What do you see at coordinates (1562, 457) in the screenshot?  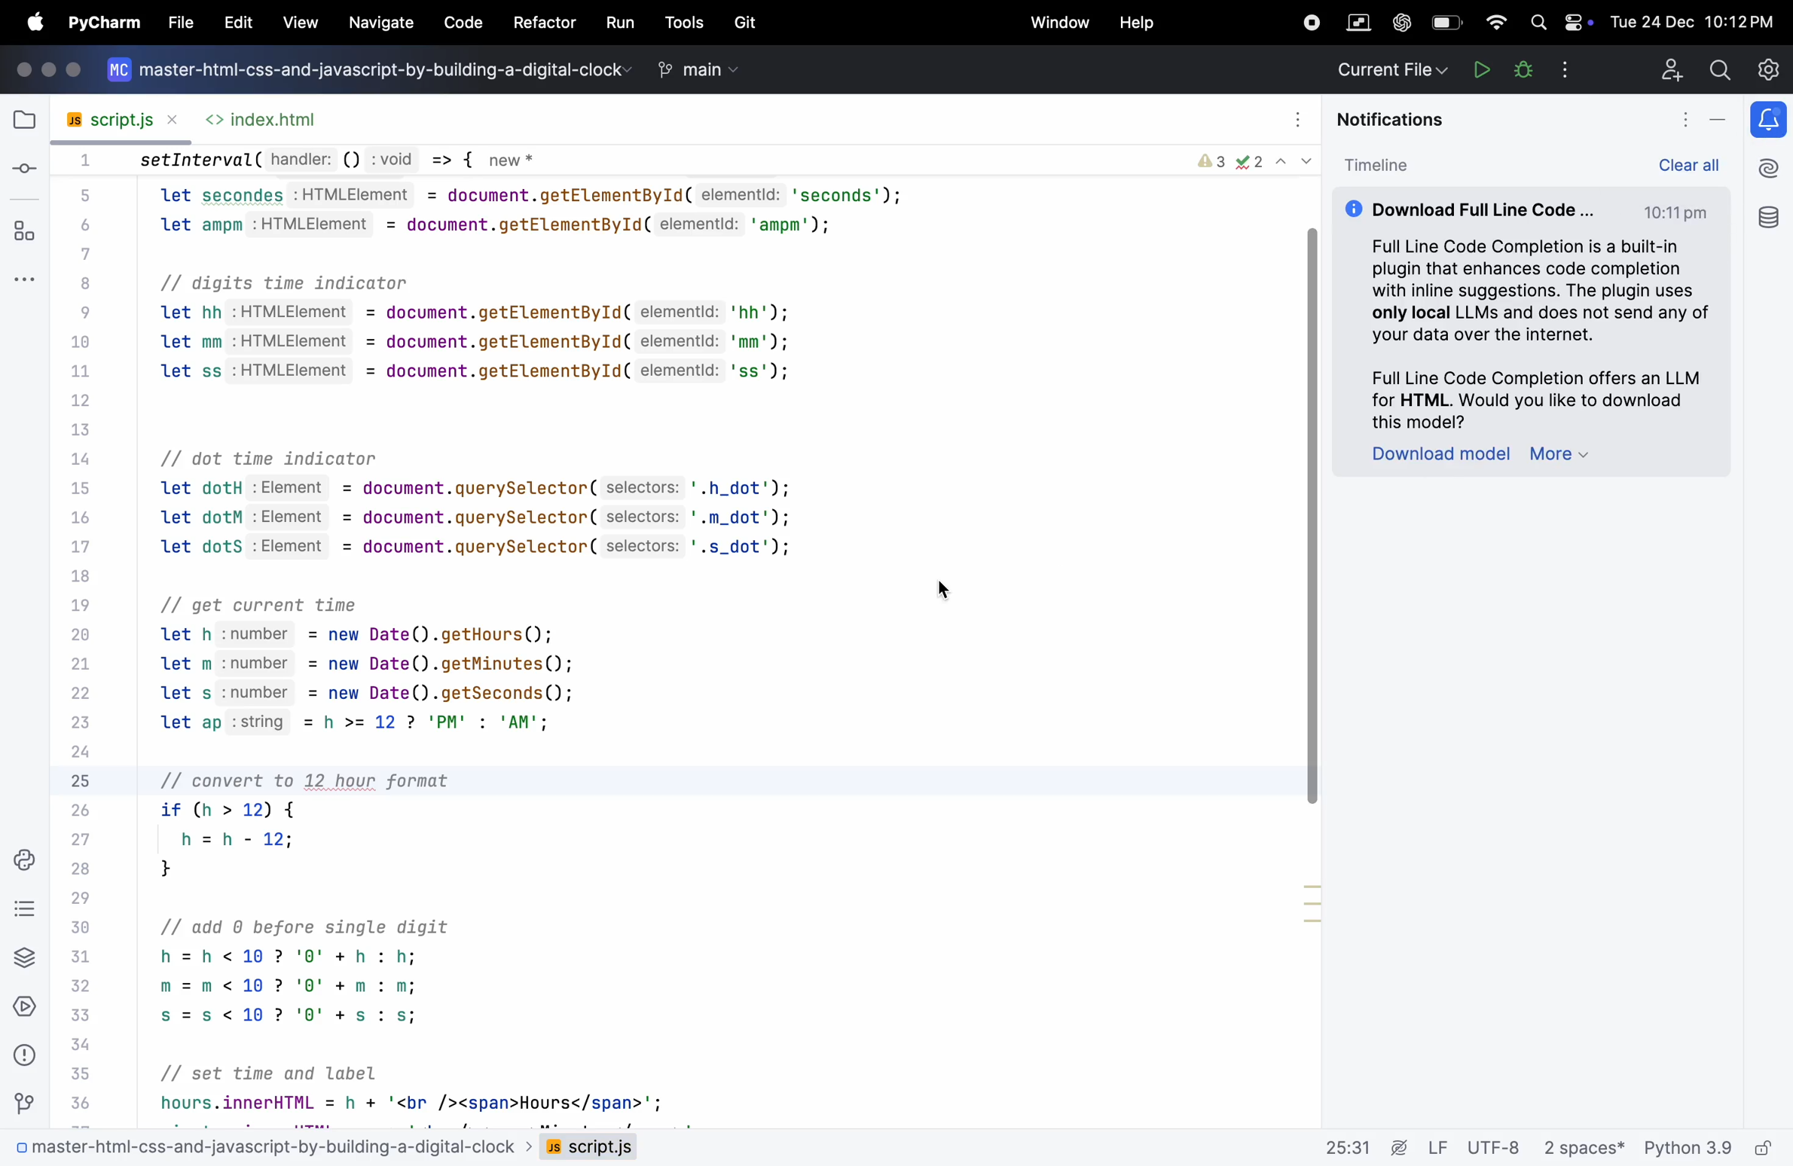 I see `more` at bounding box center [1562, 457].